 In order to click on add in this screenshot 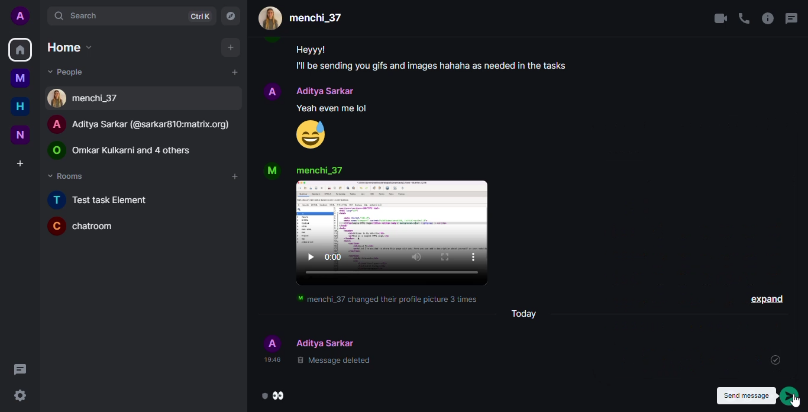, I will do `click(228, 47)`.